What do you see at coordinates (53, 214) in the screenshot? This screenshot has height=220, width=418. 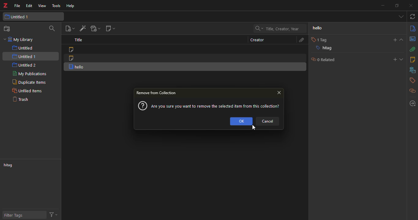 I see `actions` at bounding box center [53, 214].